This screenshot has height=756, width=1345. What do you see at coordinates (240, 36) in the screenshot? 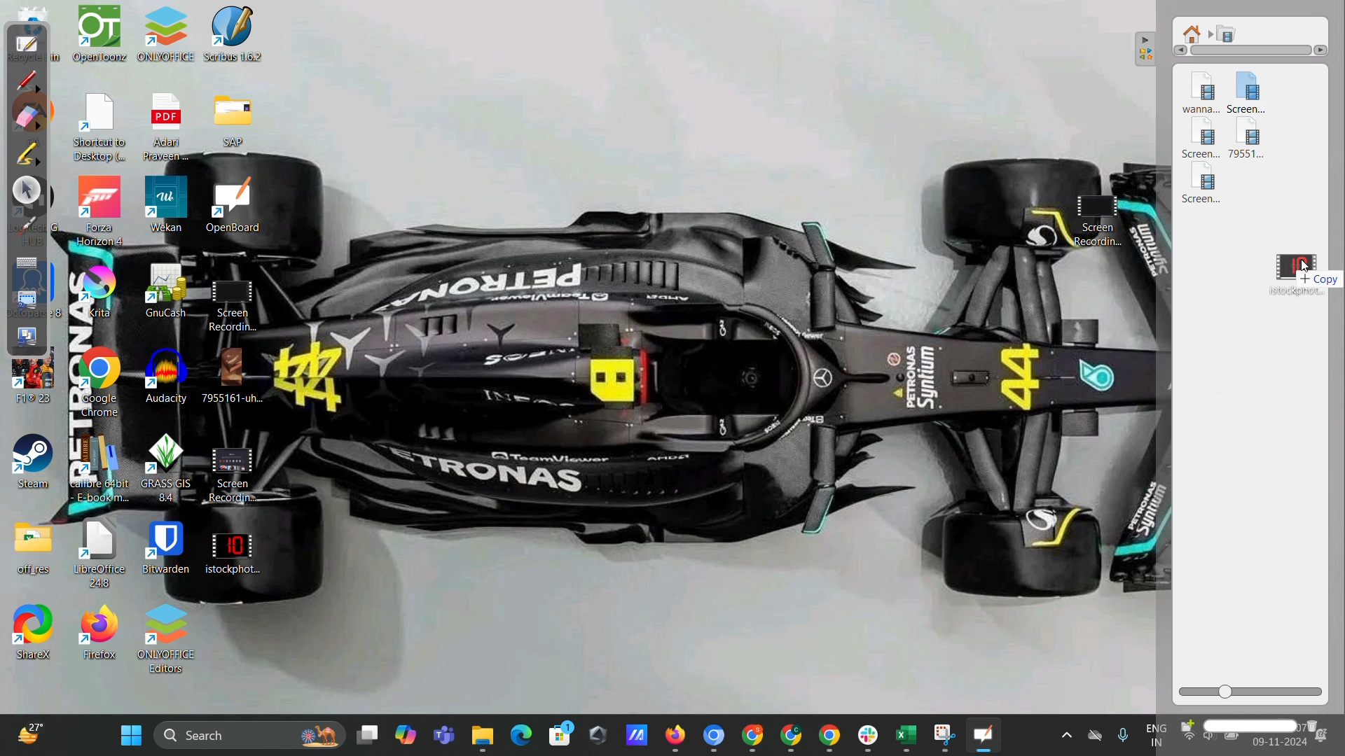
I see `Scribus 1.6.2` at bounding box center [240, 36].